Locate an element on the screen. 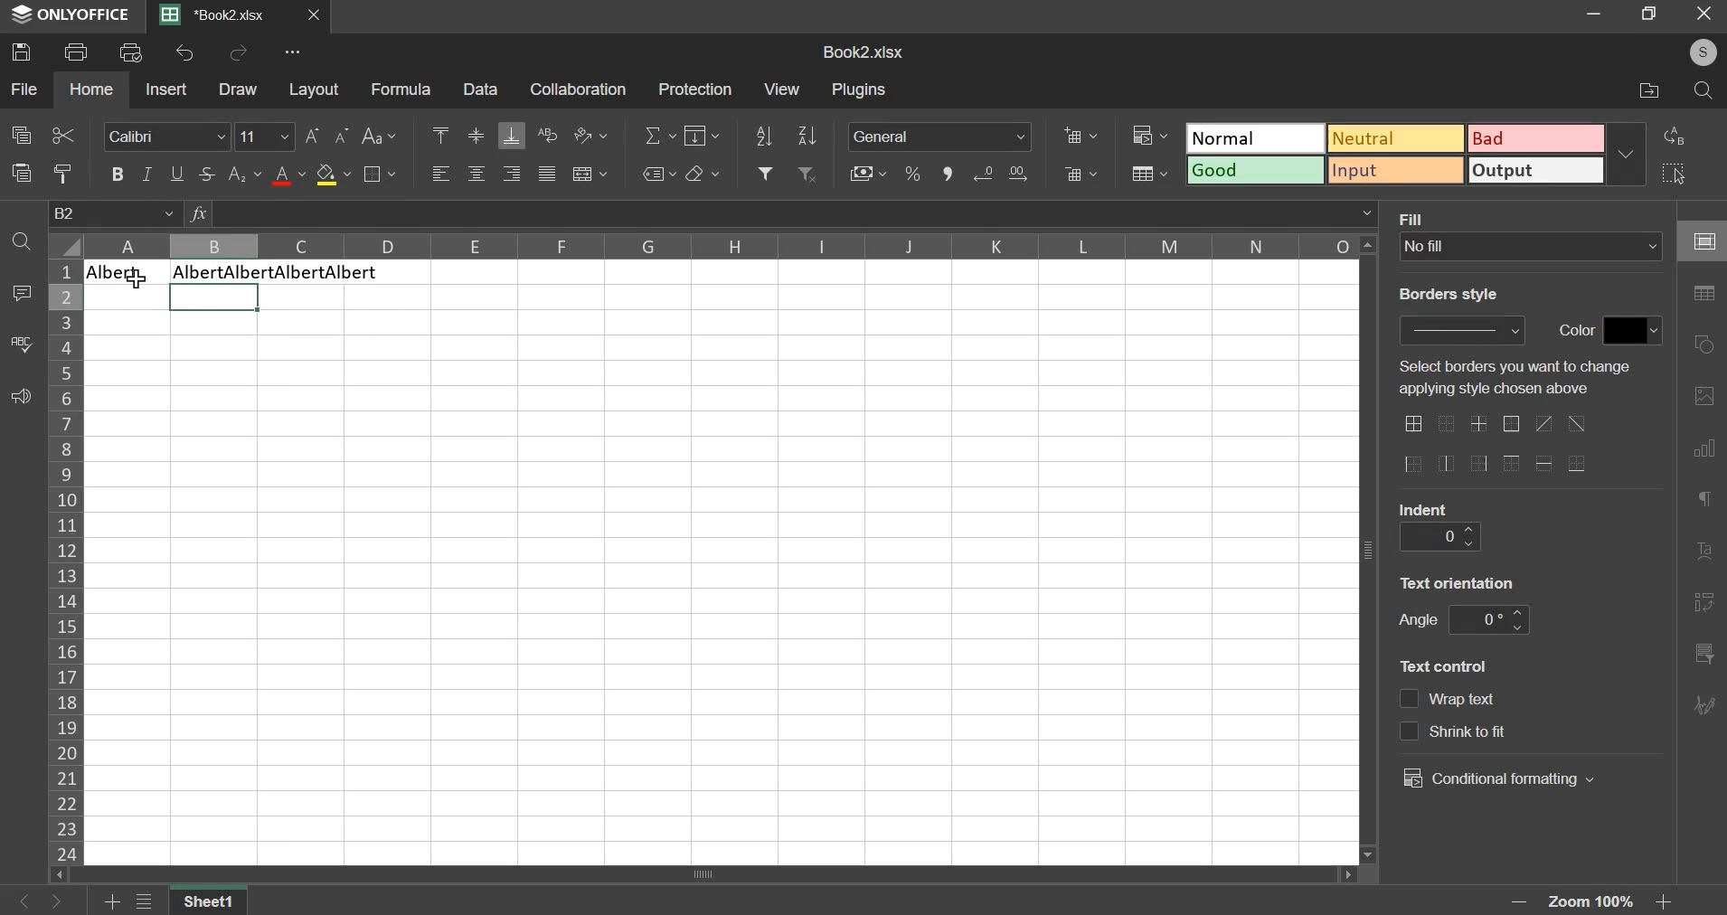 The image size is (1727, 915). delete cells is located at coordinates (1081, 174).